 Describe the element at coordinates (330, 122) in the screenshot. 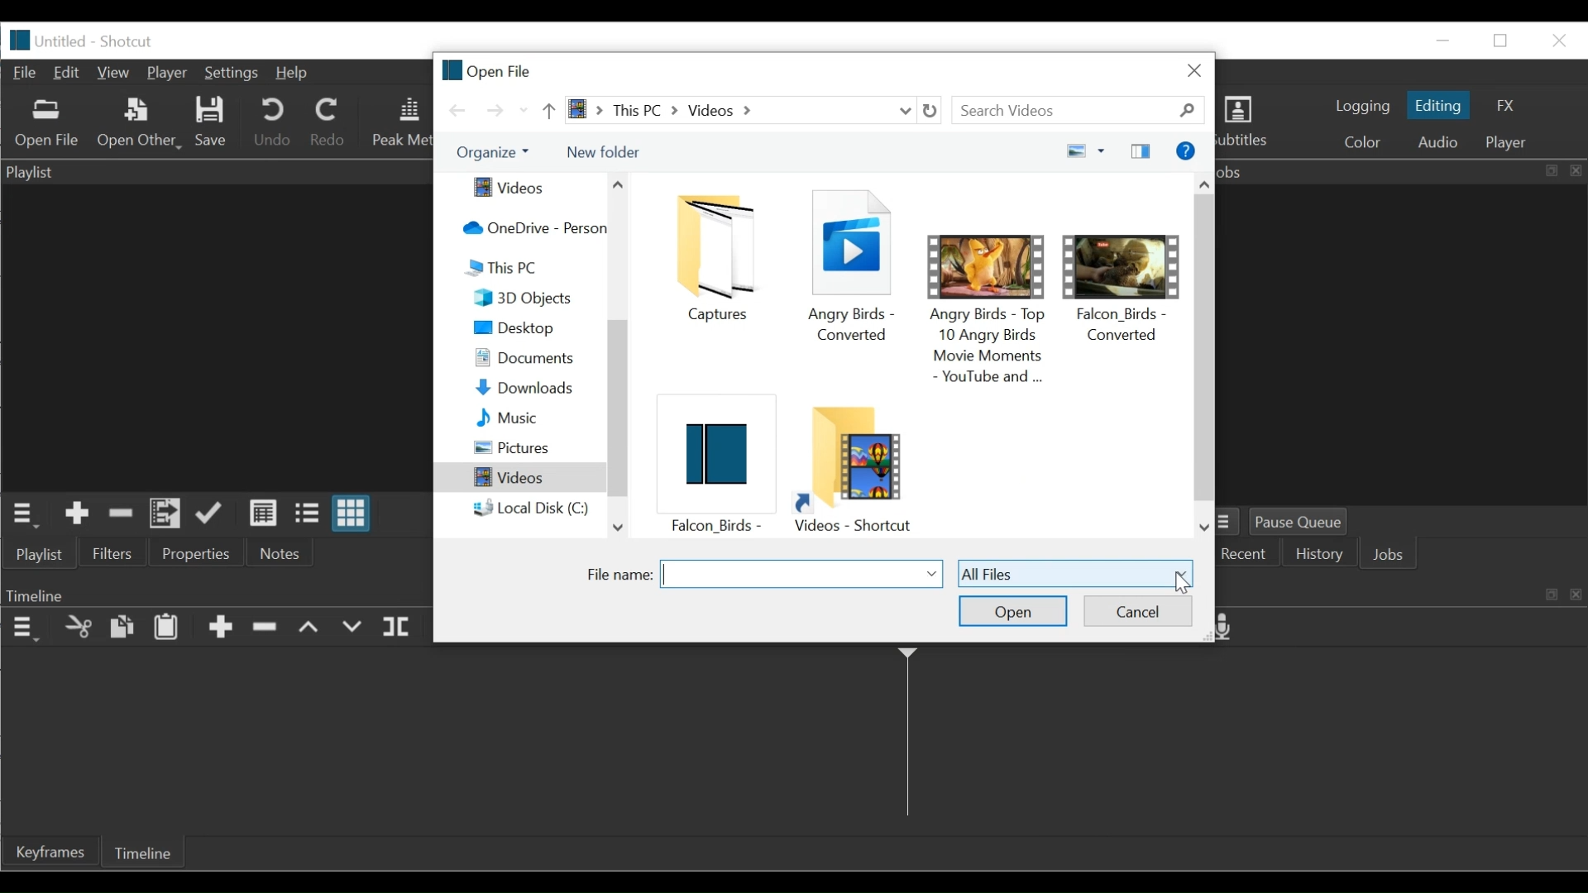

I see `Redo` at that location.